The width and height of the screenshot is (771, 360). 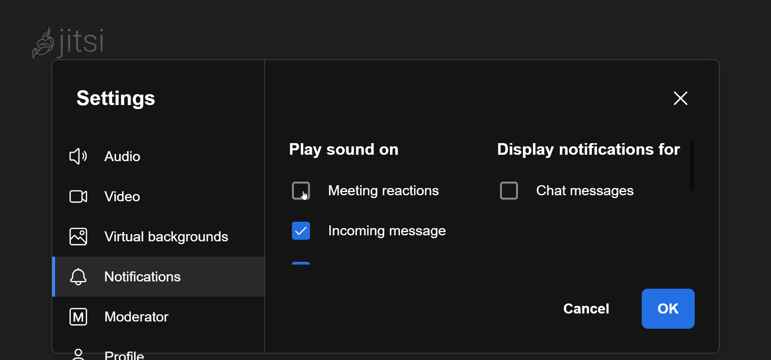 What do you see at coordinates (696, 167) in the screenshot?
I see `scroll bar` at bounding box center [696, 167].